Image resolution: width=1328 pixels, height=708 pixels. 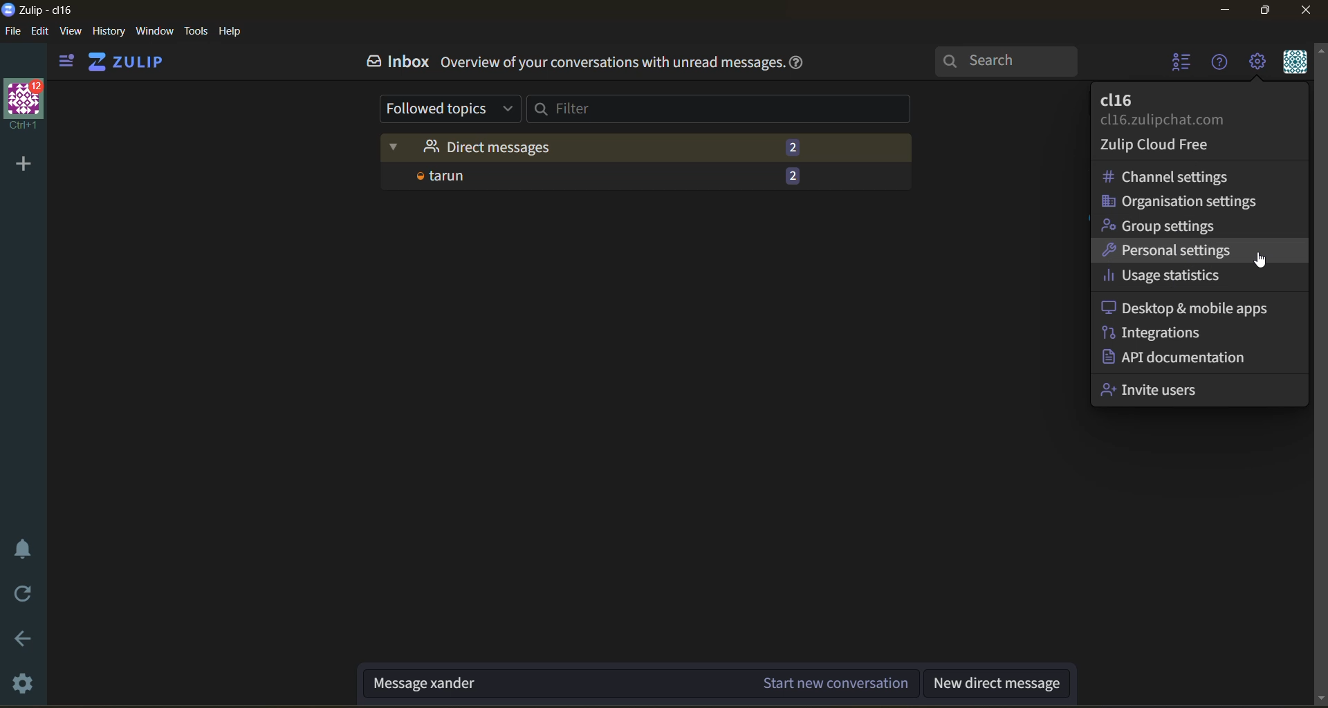 What do you see at coordinates (1217, 64) in the screenshot?
I see `help menu` at bounding box center [1217, 64].